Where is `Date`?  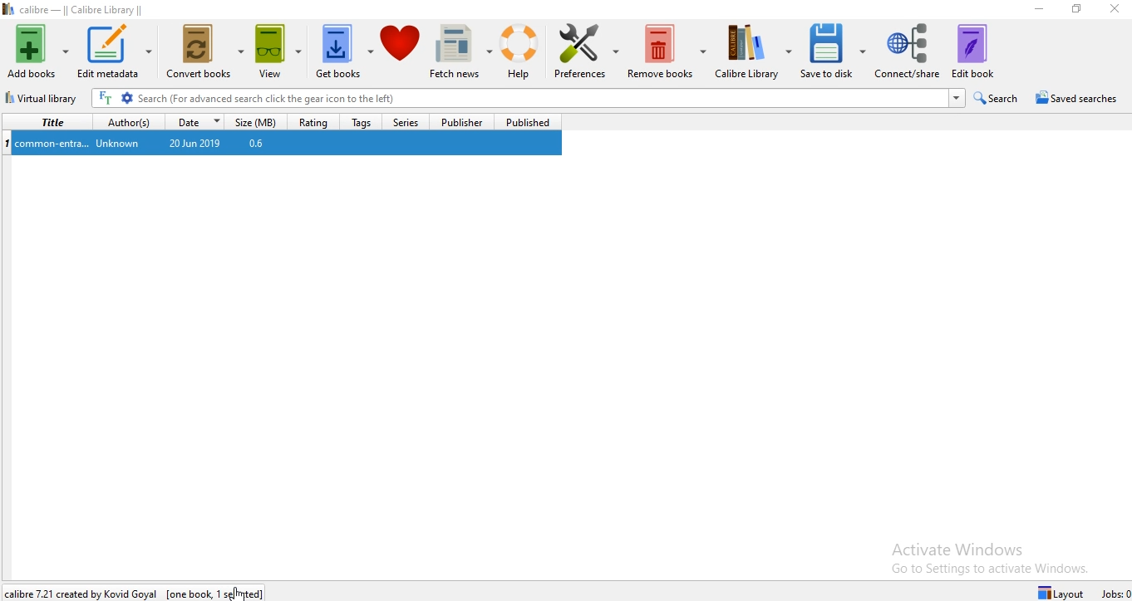 Date is located at coordinates (199, 121).